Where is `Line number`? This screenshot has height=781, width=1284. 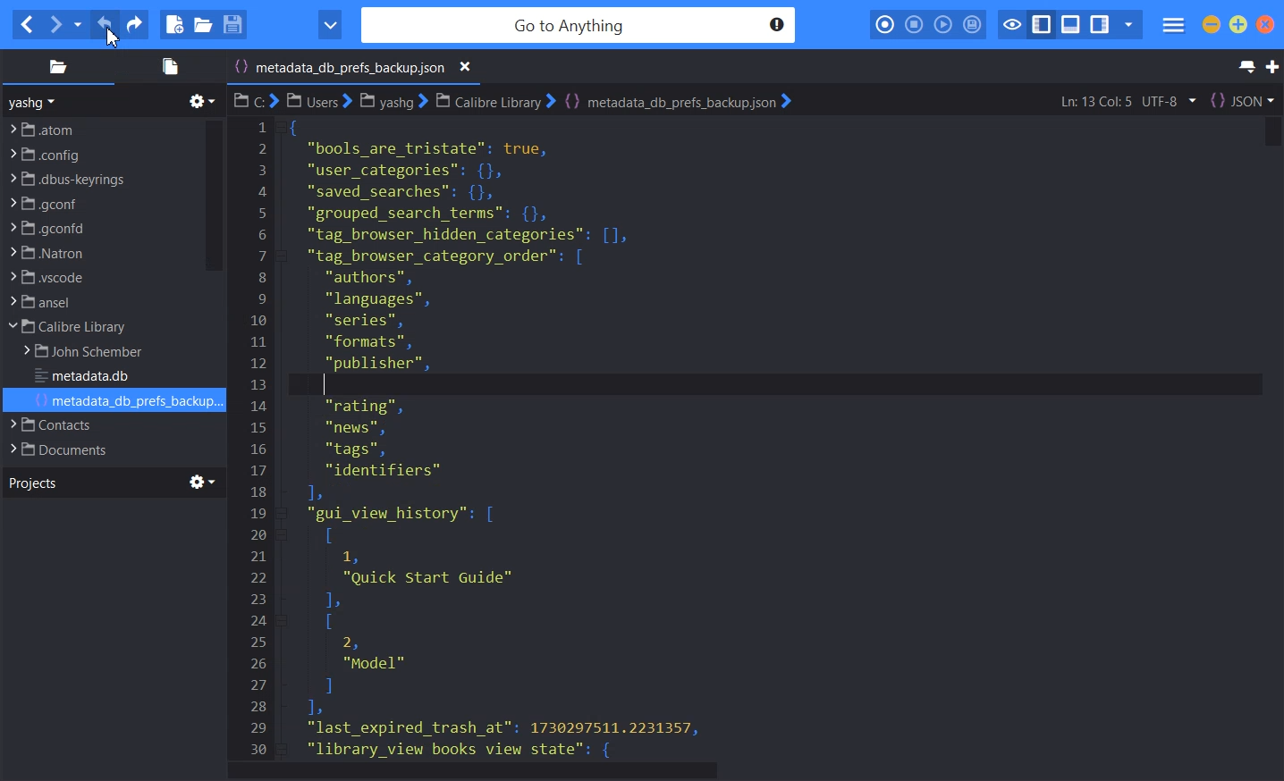
Line number is located at coordinates (259, 437).